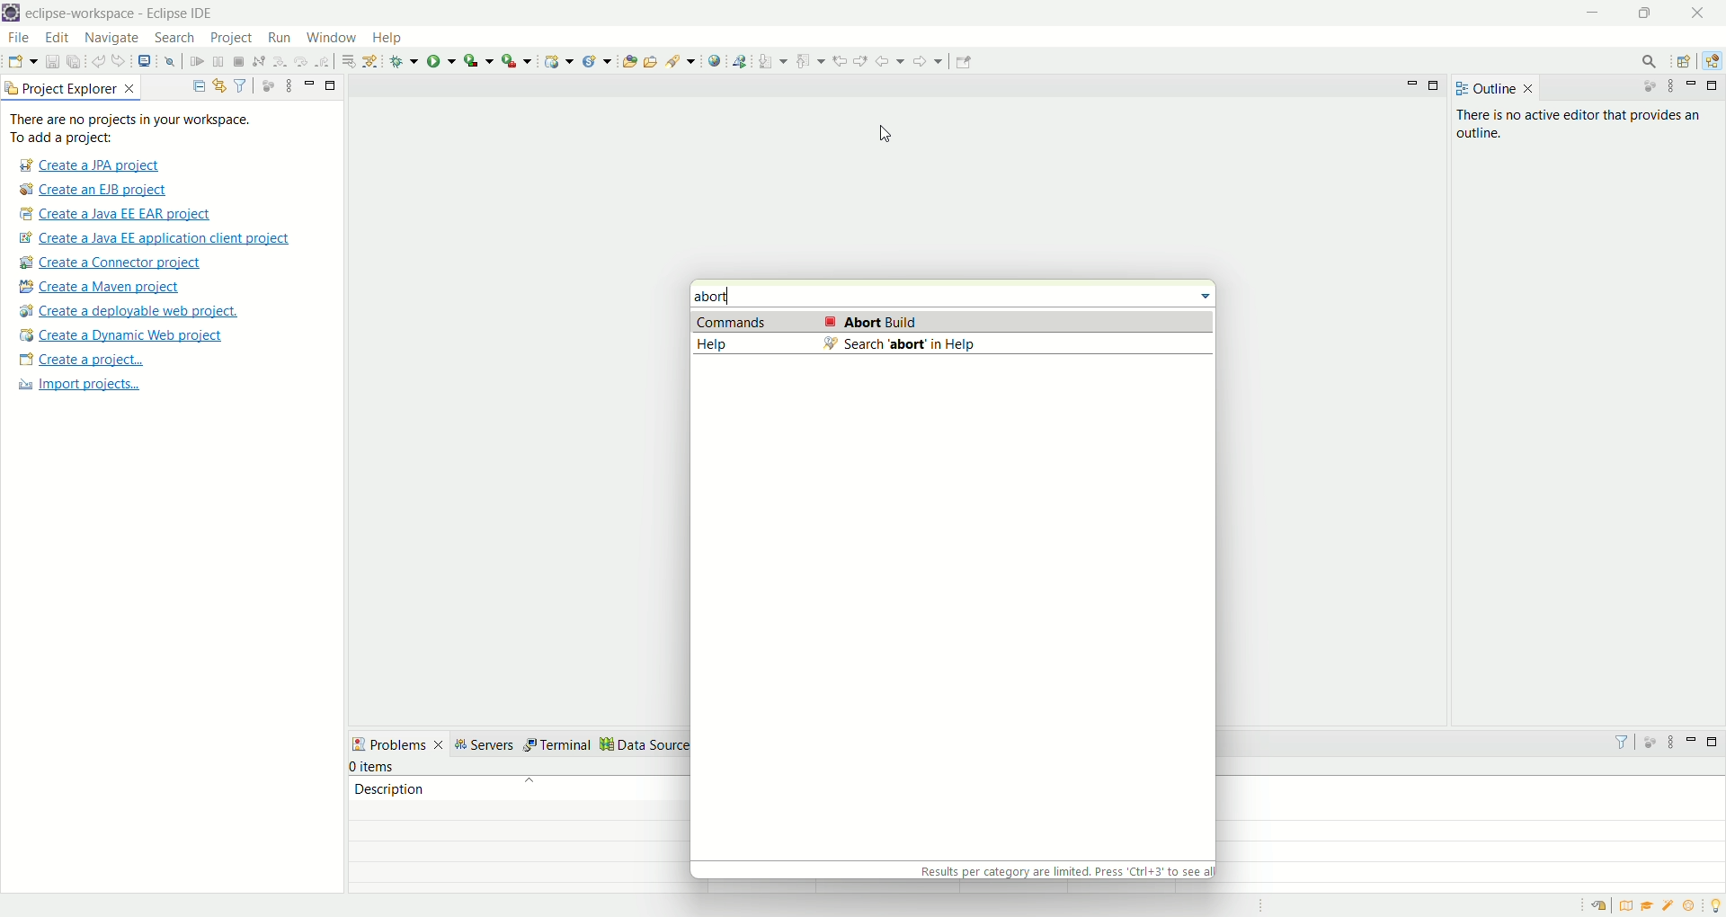 The height and width of the screenshot is (917, 1726). Describe the element at coordinates (837, 61) in the screenshot. I see `previous edit location` at that location.